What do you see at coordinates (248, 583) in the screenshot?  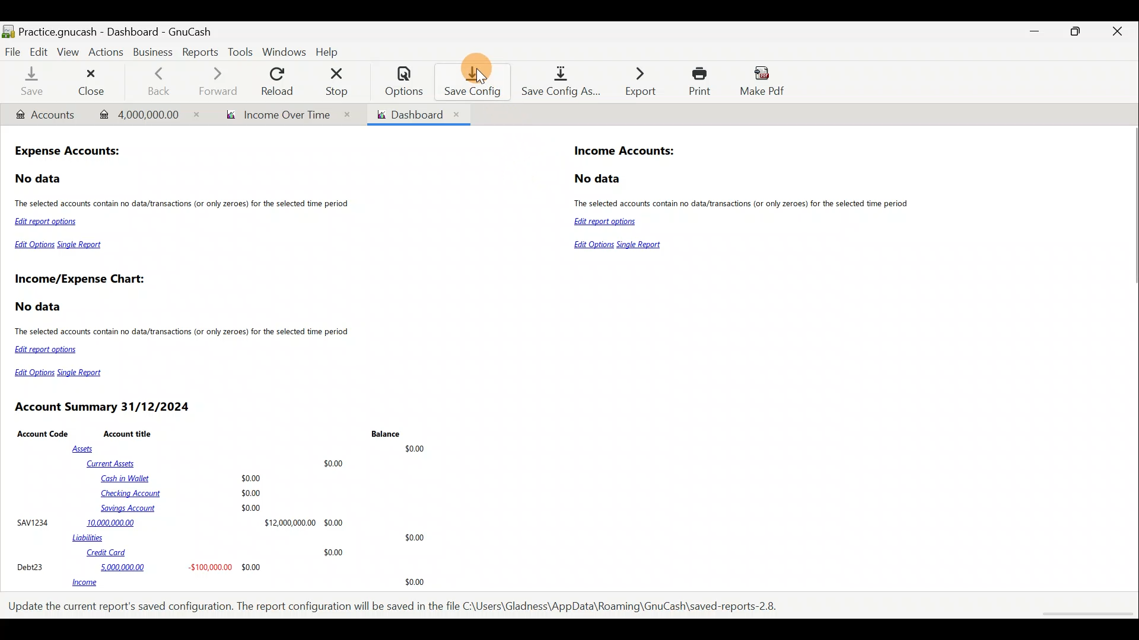 I see `income 30.00` at bounding box center [248, 583].